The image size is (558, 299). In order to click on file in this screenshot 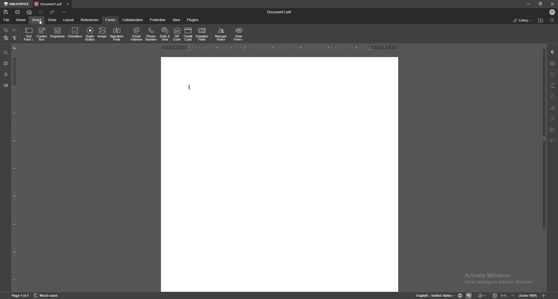, I will do `click(7, 20)`.